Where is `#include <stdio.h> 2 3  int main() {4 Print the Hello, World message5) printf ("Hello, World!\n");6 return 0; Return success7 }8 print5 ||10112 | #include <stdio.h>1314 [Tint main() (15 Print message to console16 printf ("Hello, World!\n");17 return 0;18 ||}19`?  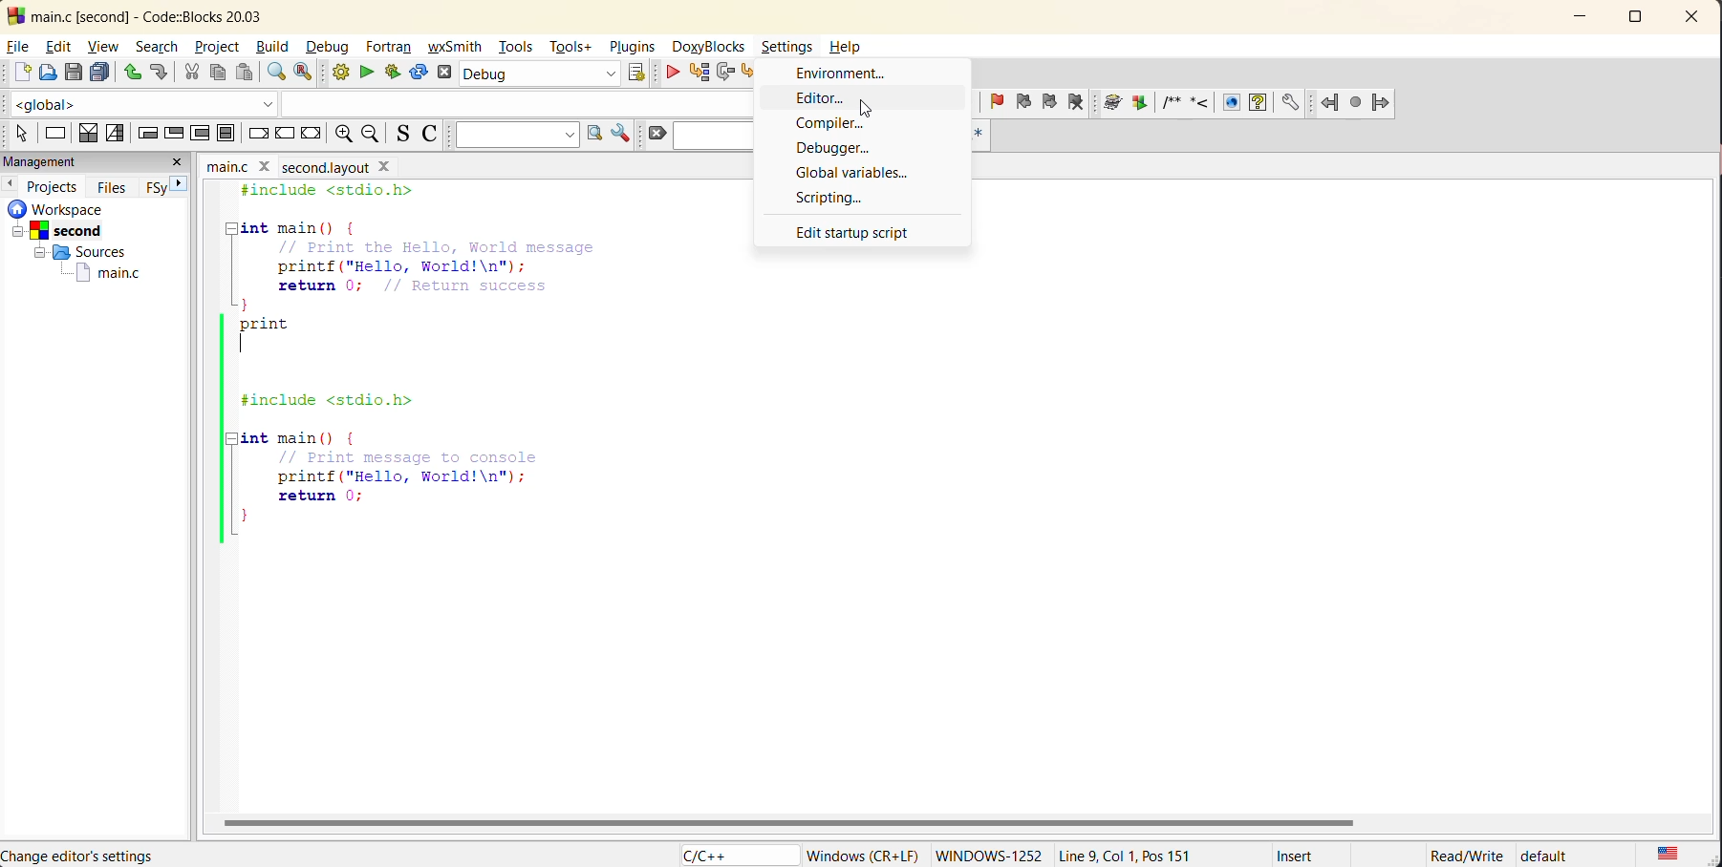
#include <stdio.h> 2 3  int main() {4 Print the Hello, World message5) printf ("Hello, World!\n");6 return 0; Return success7 }8 print5 ||10112 | #include <stdio.h>1314 [Tint main() (15 Print message to console16 printf ("Hello, World!\n");17 return 0;18 ||}19 is located at coordinates (400, 368).